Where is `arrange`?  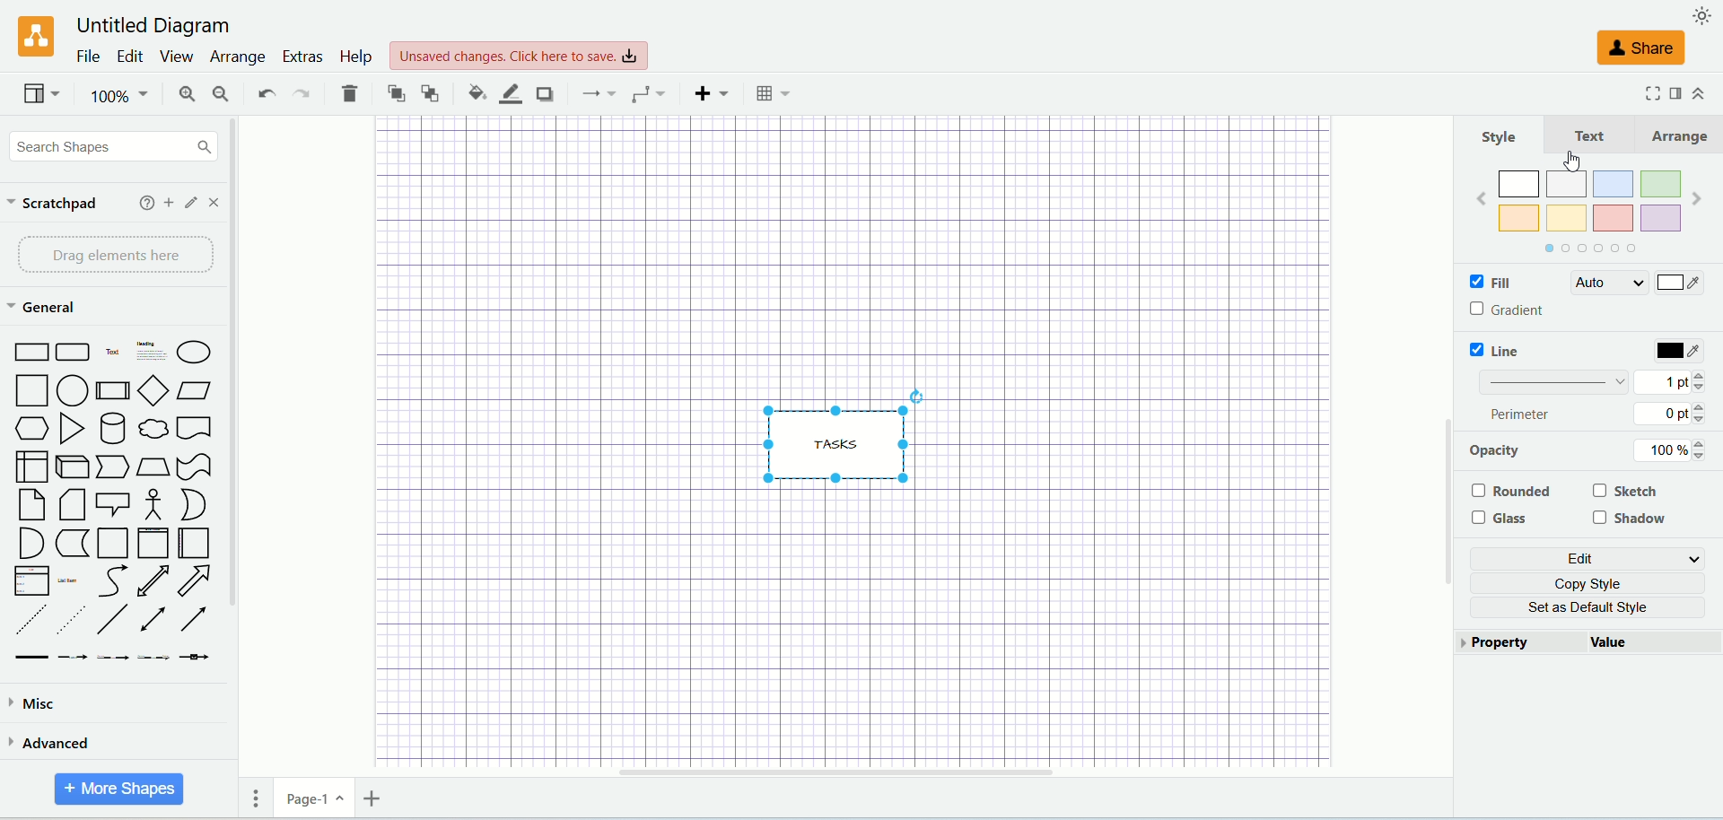
arrange is located at coordinates (236, 58).